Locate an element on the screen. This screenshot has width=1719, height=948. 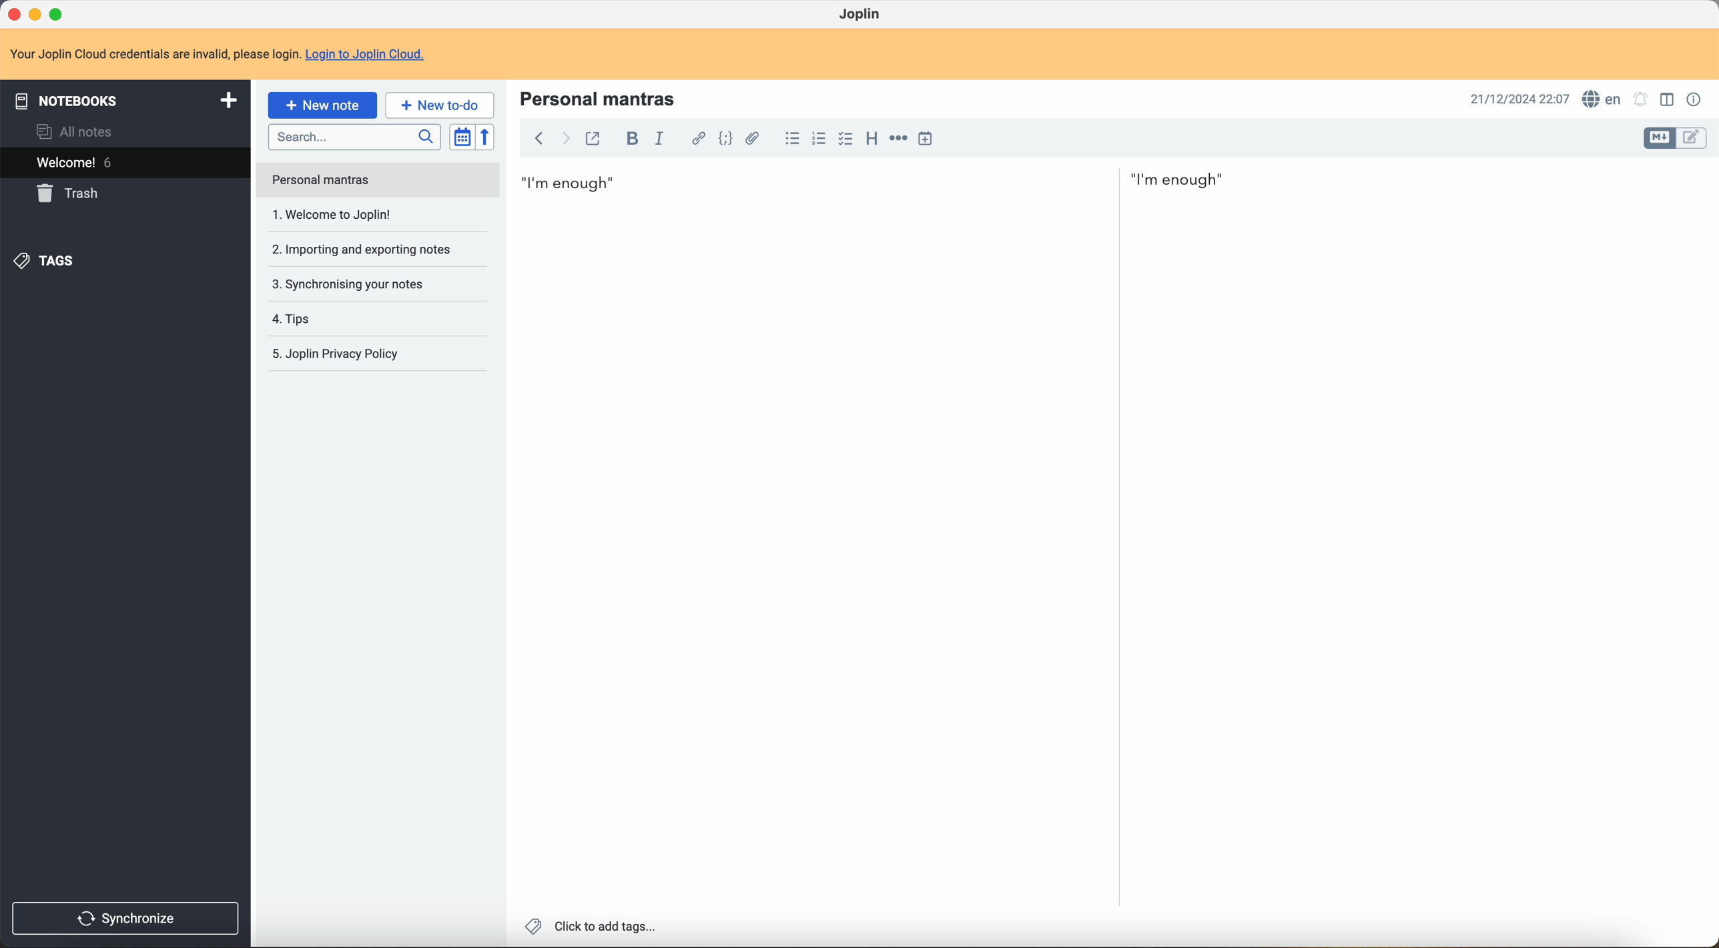
importing and exporting notes is located at coordinates (361, 214).